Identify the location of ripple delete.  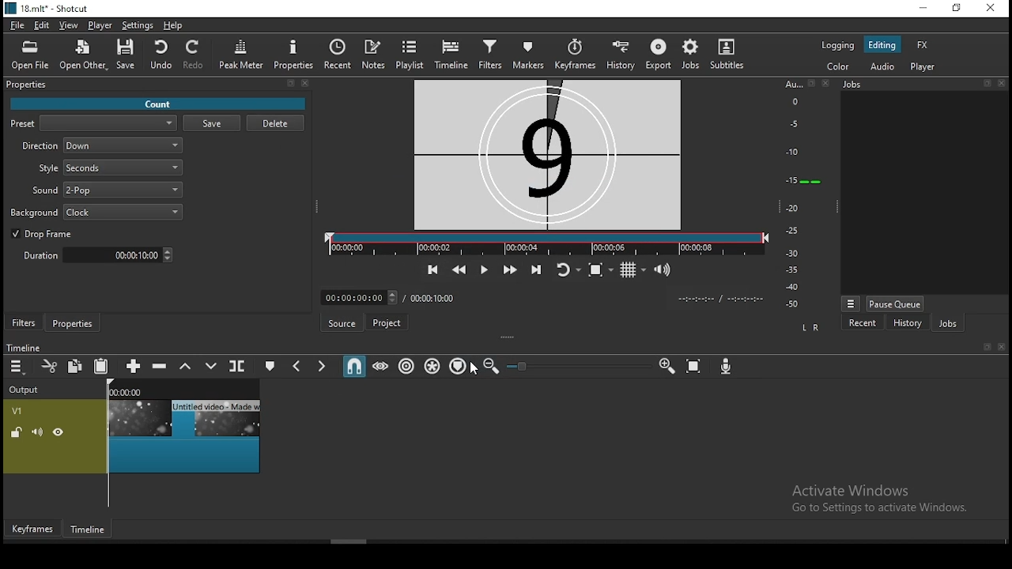
(160, 367).